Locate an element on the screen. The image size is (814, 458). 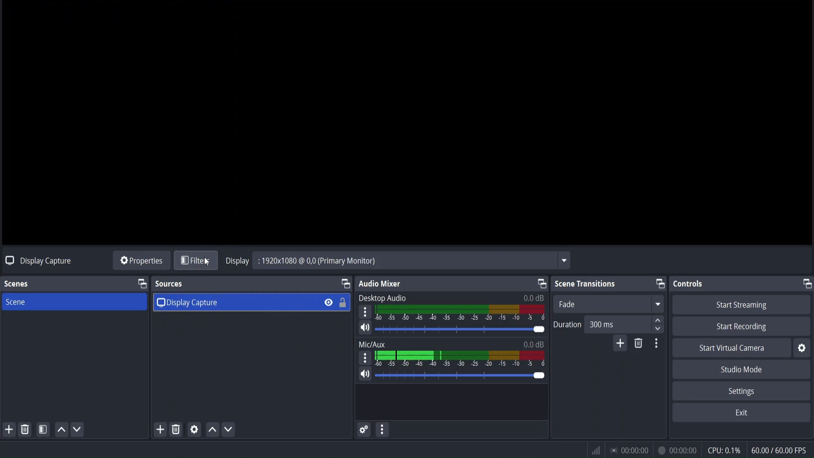
filters is located at coordinates (196, 261).